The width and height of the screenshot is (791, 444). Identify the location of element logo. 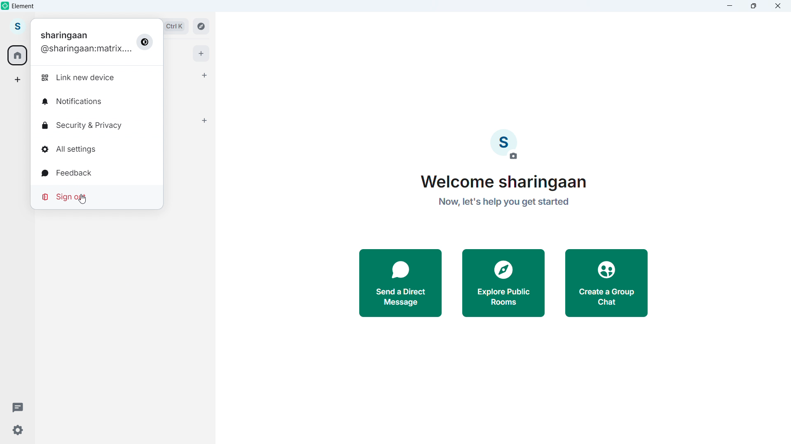
(6, 6).